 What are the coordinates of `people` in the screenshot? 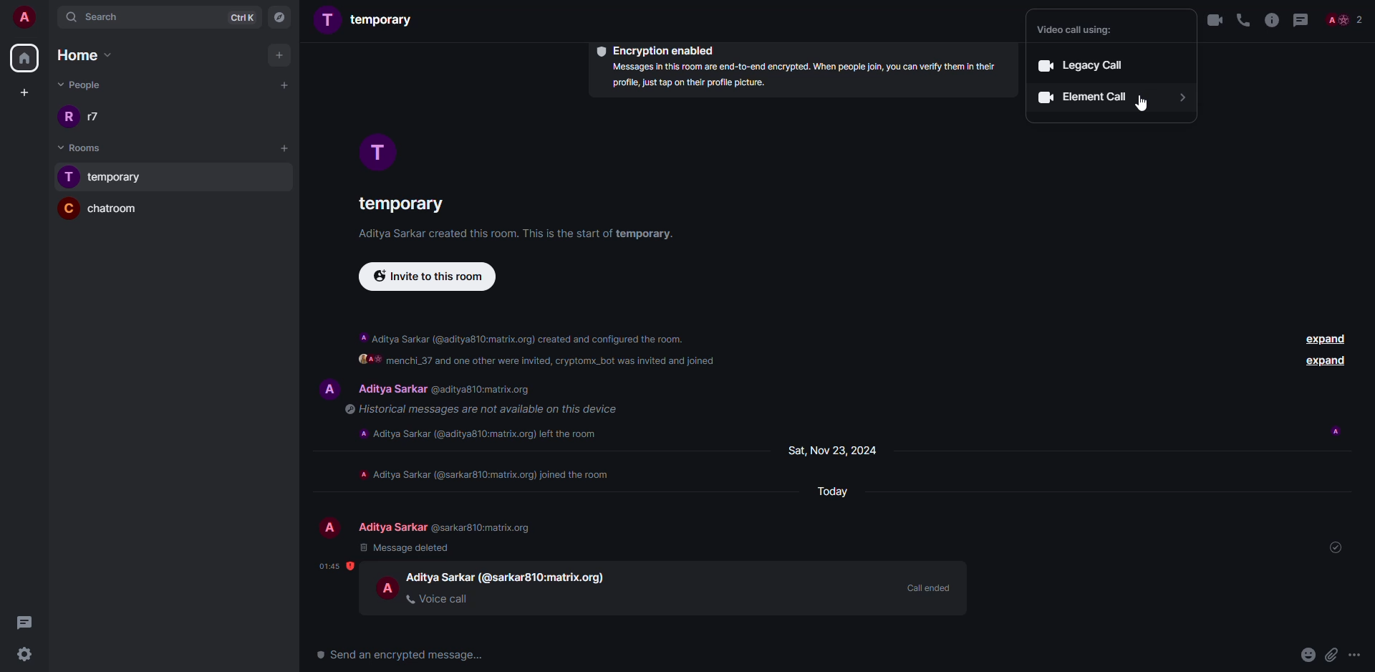 It's located at (1345, 19).